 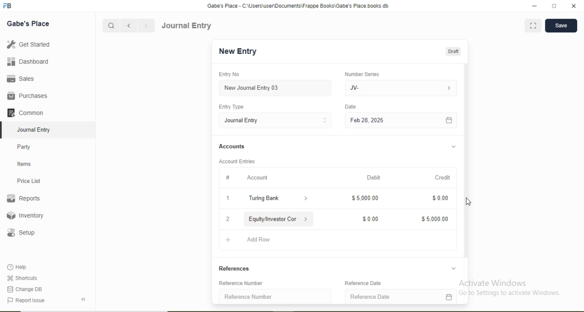 What do you see at coordinates (325, 120) in the screenshot?
I see `Stepper Buttons` at bounding box center [325, 120].